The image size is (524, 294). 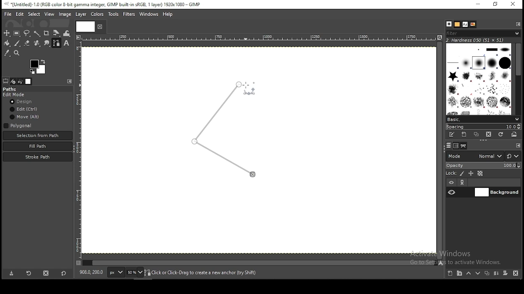 What do you see at coordinates (37, 136) in the screenshot?
I see `selection from path` at bounding box center [37, 136].